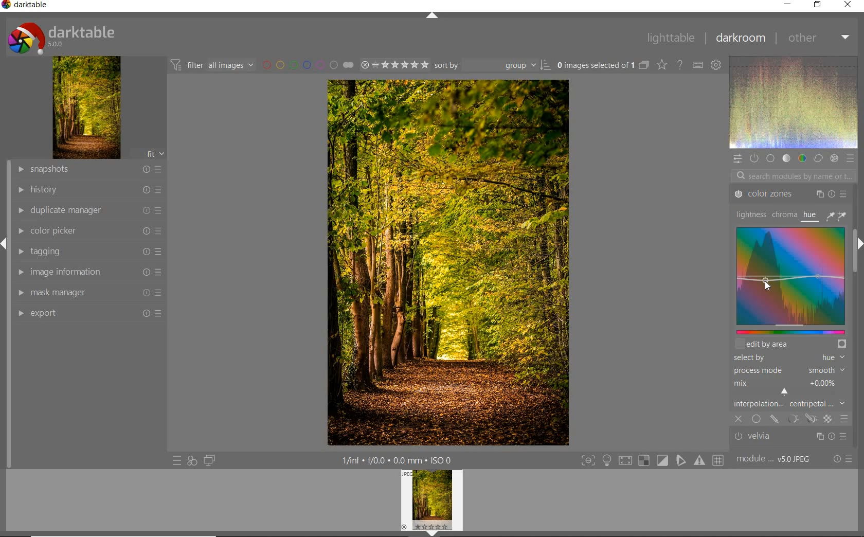  What do you see at coordinates (775, 459) in the screenshot?
I see `MODULE ORDER` at bounding box center [775, 459].